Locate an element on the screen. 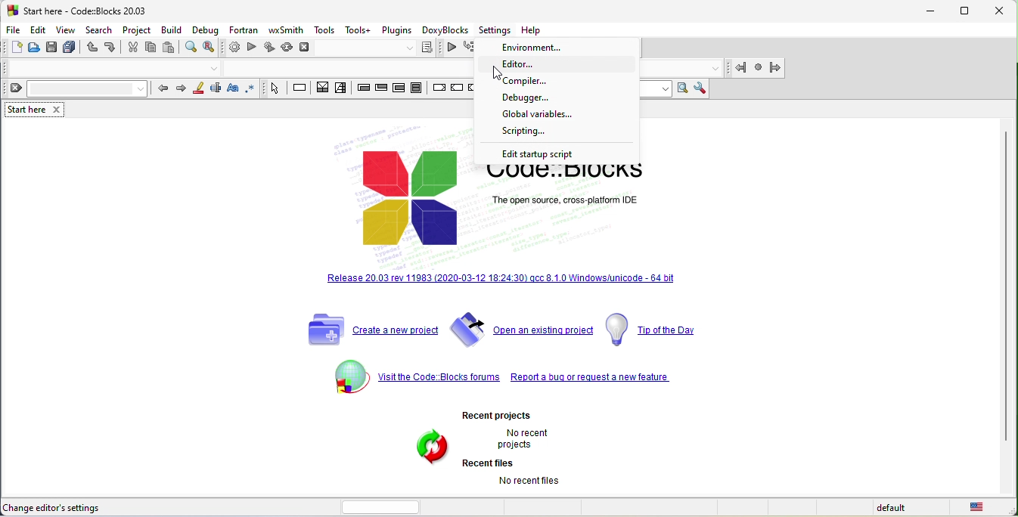  scripting is located at coordinates (542, 132).